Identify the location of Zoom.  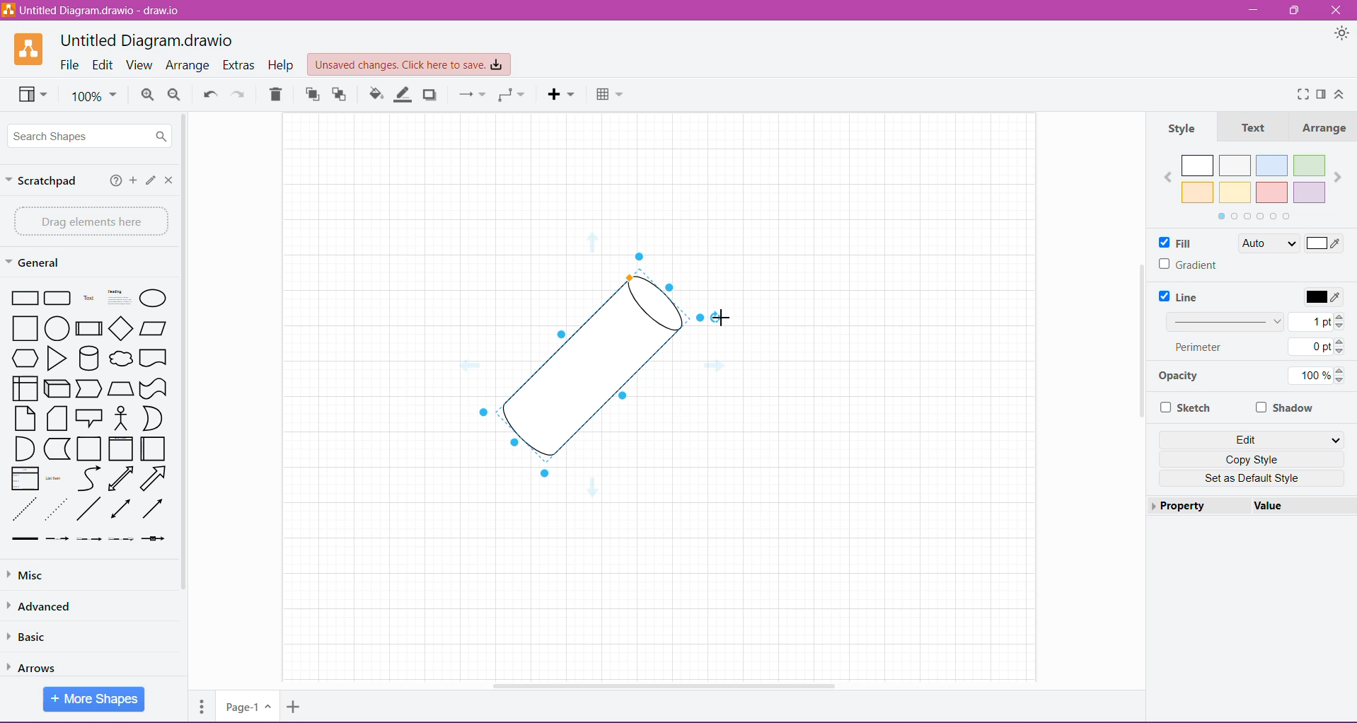
(96, 98).